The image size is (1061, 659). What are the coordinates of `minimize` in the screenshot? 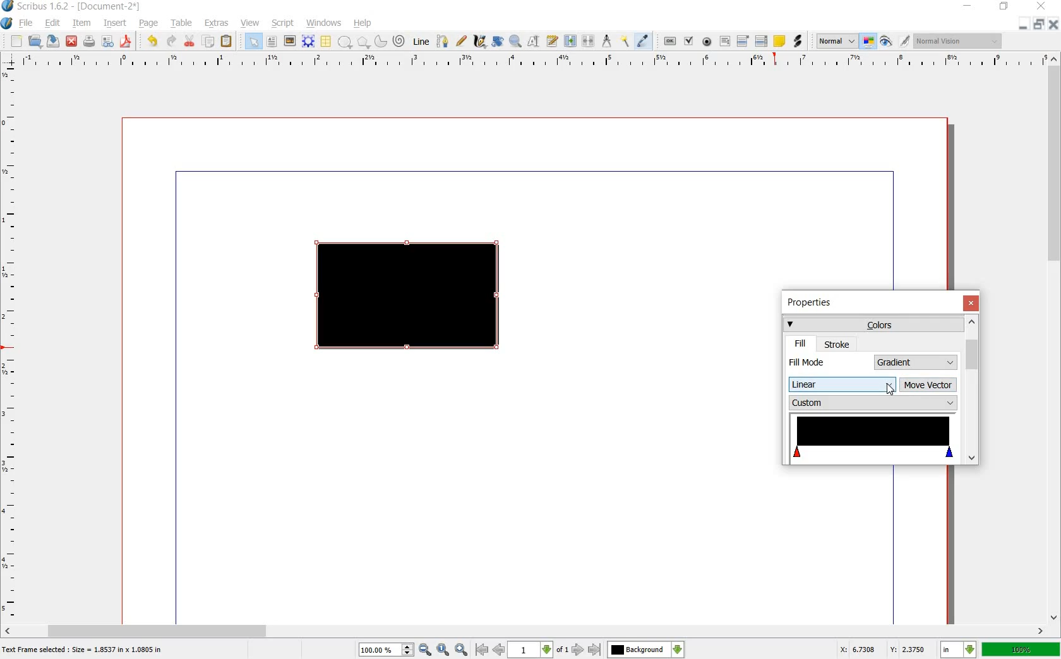 It's located at (968, 6).